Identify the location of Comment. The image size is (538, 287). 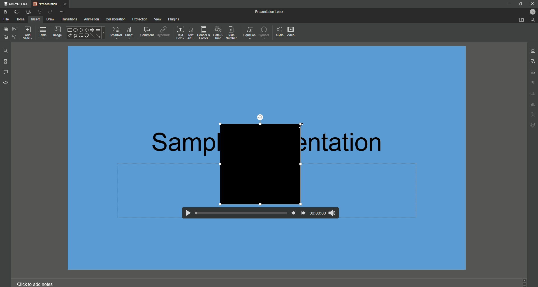
(147, 32).